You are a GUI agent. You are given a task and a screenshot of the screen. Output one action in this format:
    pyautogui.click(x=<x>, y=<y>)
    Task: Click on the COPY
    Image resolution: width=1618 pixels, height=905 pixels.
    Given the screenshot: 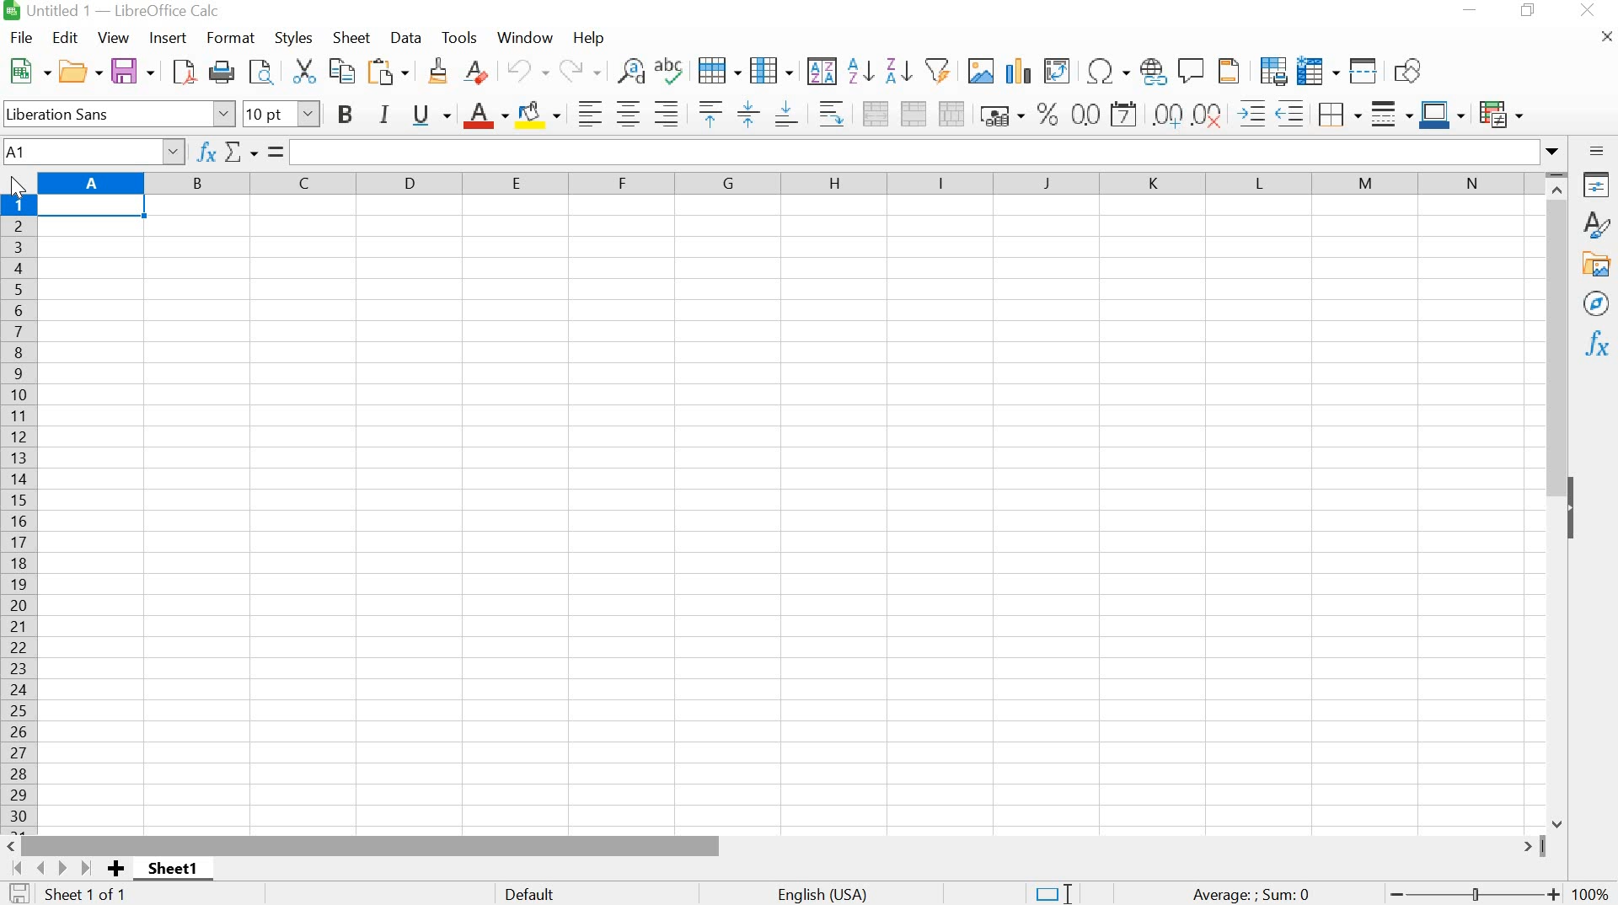 What is the action you would take?
    pyautogui.click(x=340, y=72)
    